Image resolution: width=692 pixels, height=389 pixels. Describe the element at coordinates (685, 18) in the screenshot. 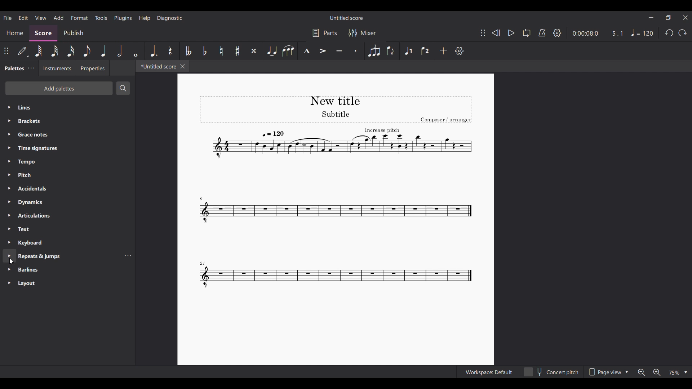

I see `Close interface` at that location.